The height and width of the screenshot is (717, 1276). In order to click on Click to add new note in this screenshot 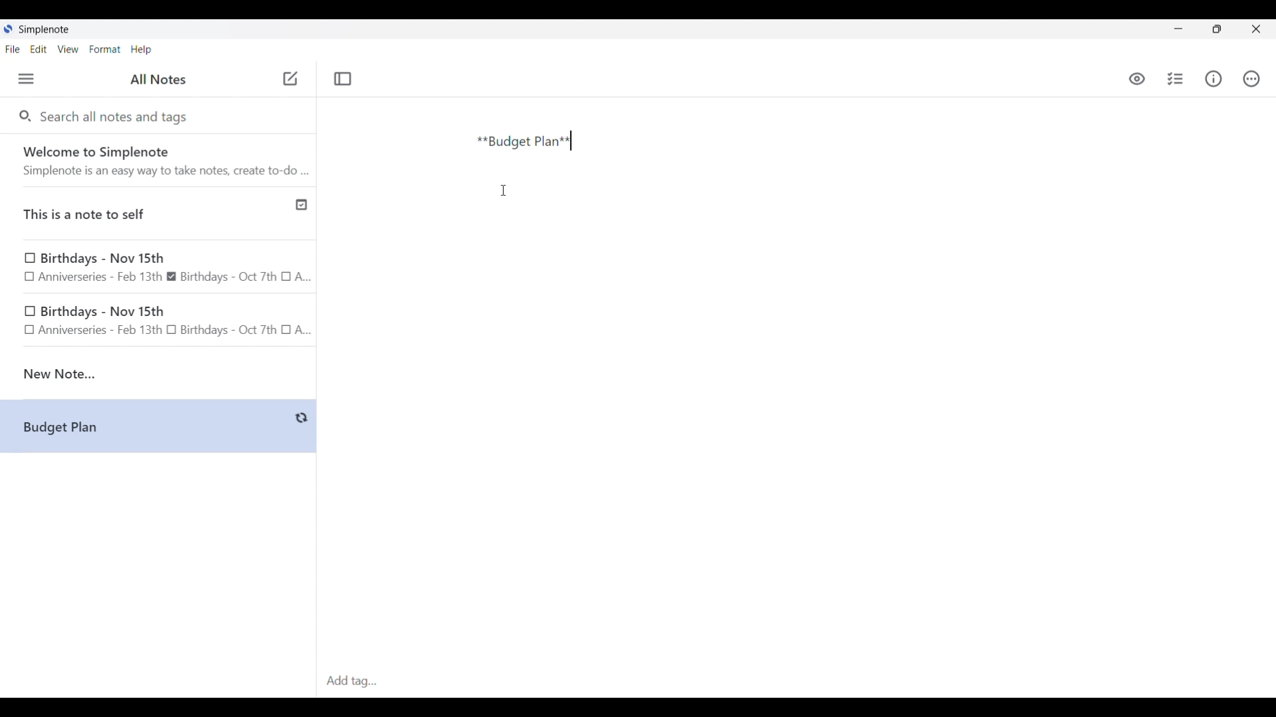, I will do `click(290, 78)`.